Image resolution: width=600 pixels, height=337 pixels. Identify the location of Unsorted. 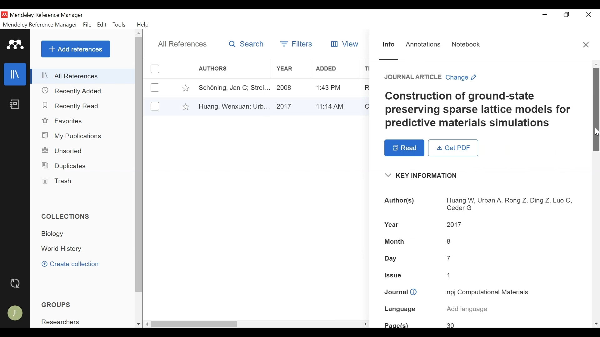
(63, 151).